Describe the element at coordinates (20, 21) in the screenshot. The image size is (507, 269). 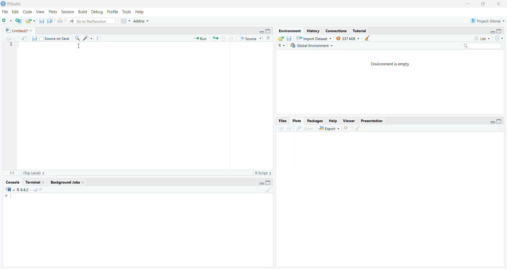
I see `create new project` at that location.